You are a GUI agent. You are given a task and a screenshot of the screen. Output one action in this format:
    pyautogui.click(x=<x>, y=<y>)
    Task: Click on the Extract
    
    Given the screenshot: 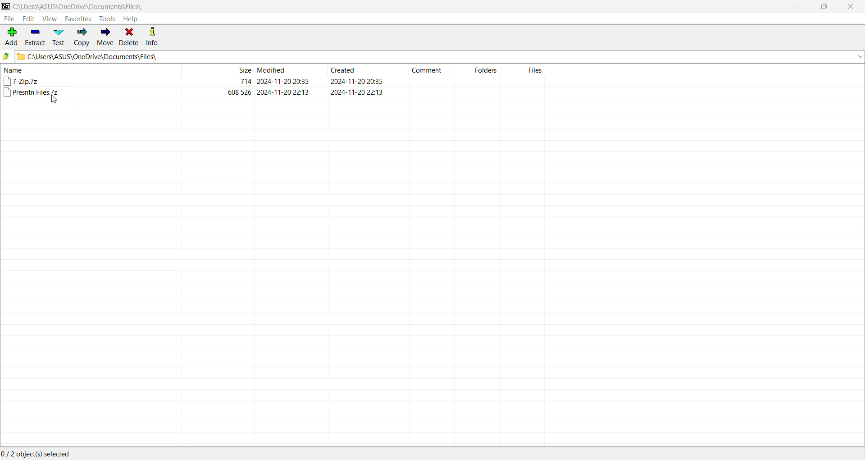 What is the action you would take?
    pyautogui.click(x=36, y=37)
    